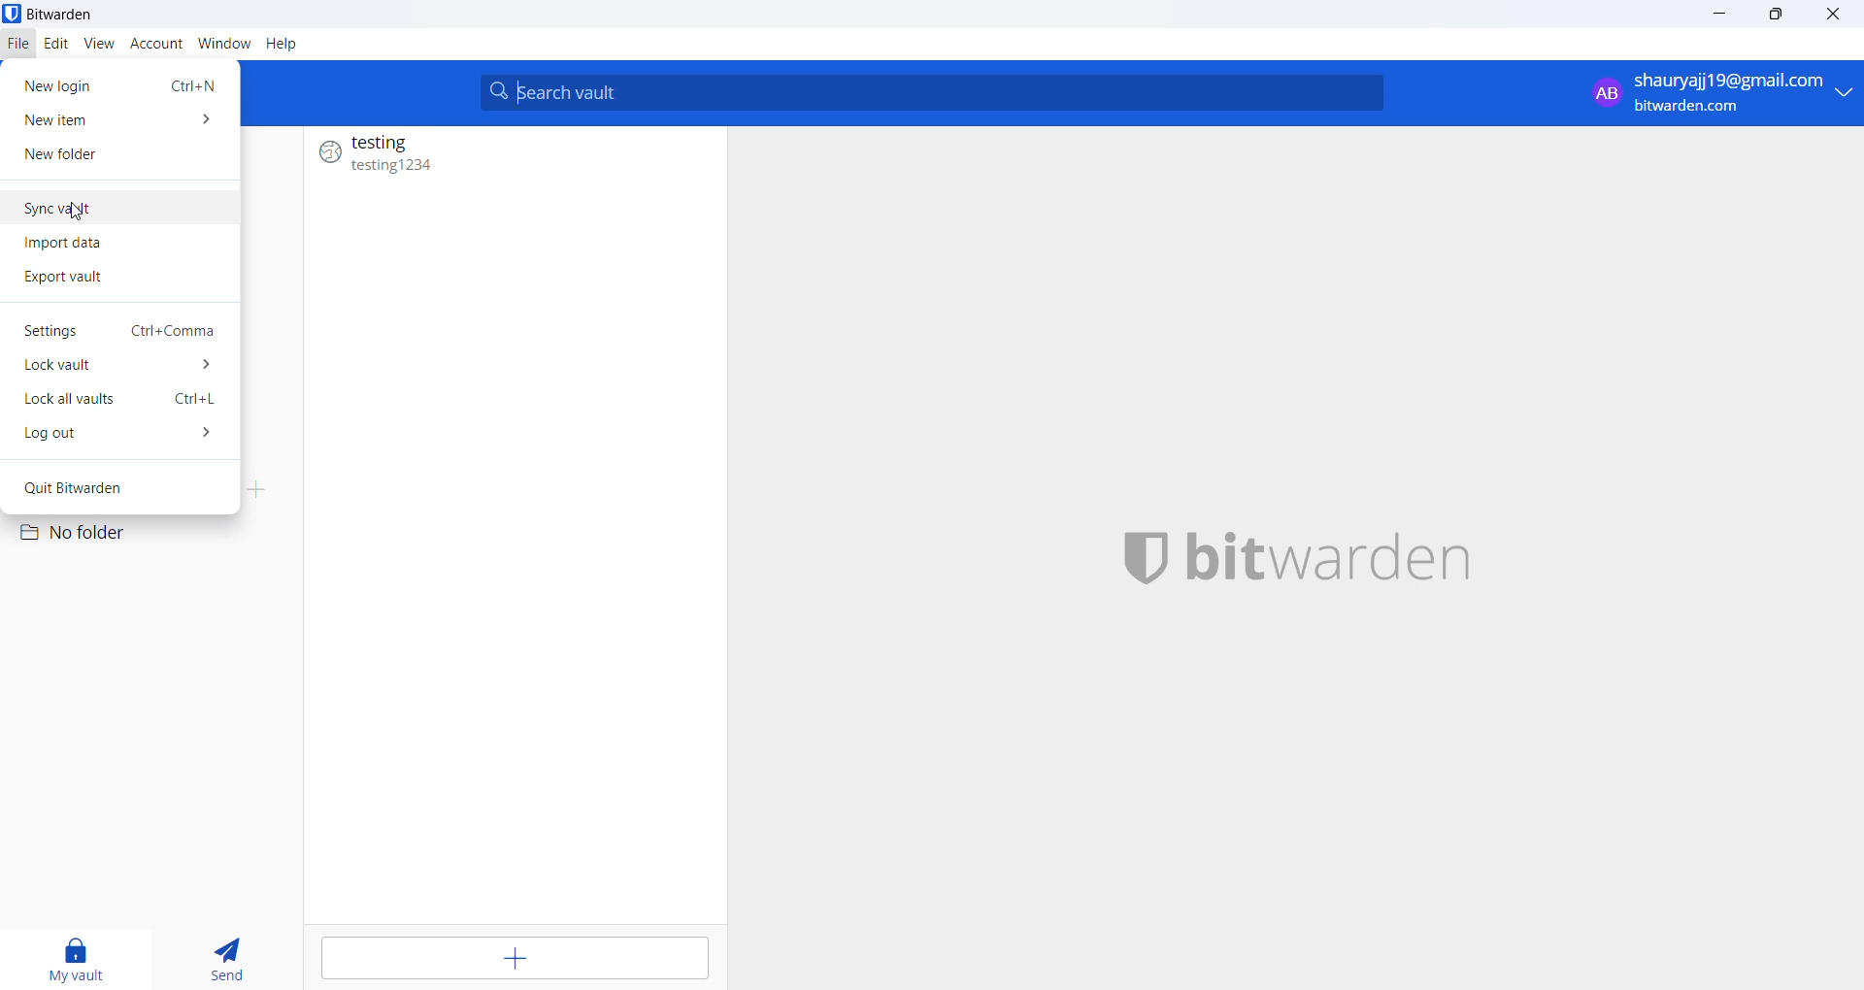 The image size is (1864, 990). What do you see at coordinates (117, 244) in the screenshot?
I see `import data` at bounding box center [117, 244].